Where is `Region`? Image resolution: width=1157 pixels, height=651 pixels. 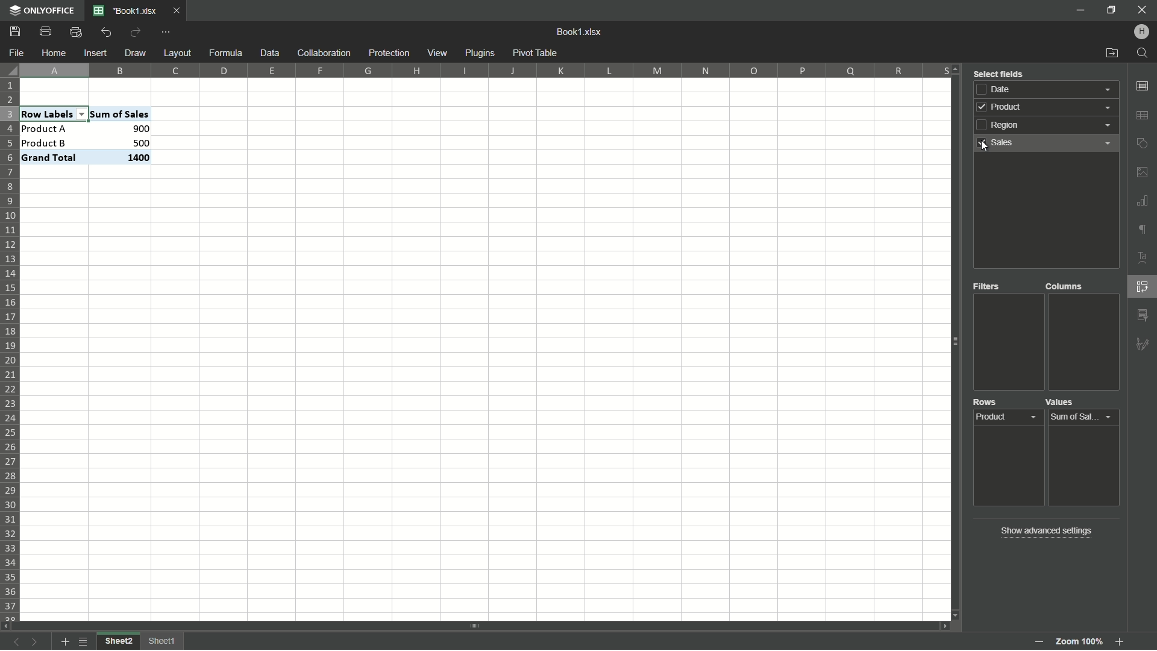
Region is located at coordinates (1050, 127).